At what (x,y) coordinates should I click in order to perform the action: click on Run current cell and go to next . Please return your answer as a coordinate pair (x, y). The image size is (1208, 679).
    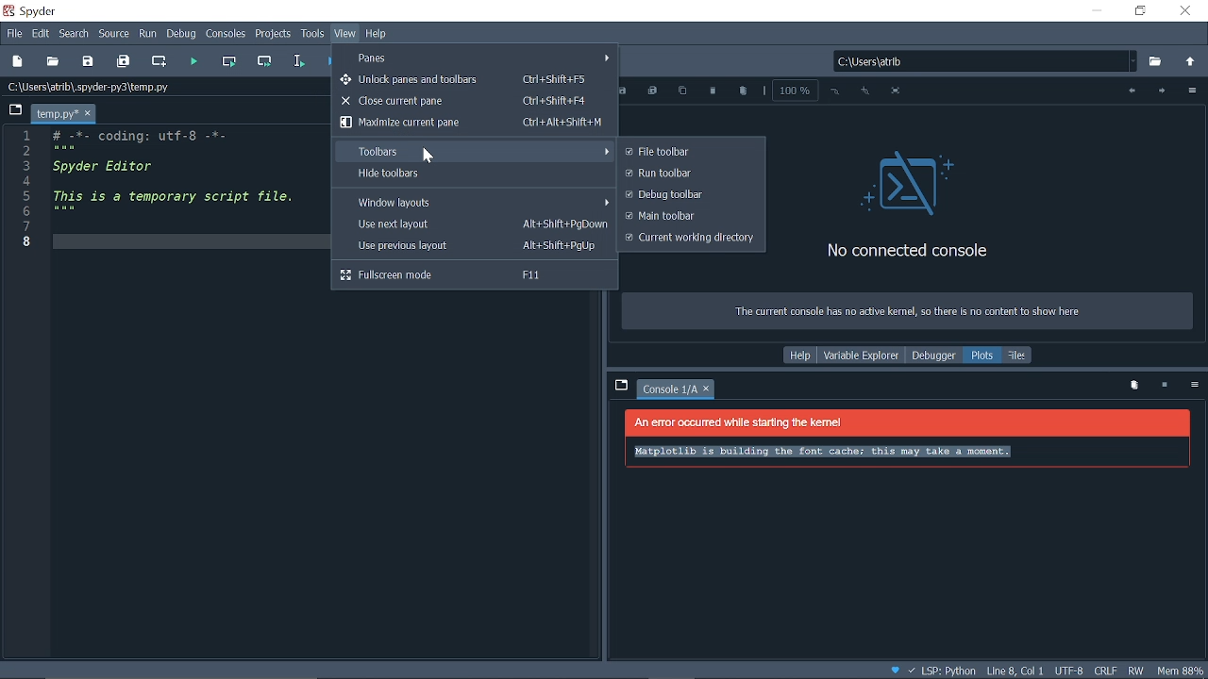
    Looking at the image, I should click on (267, 61).